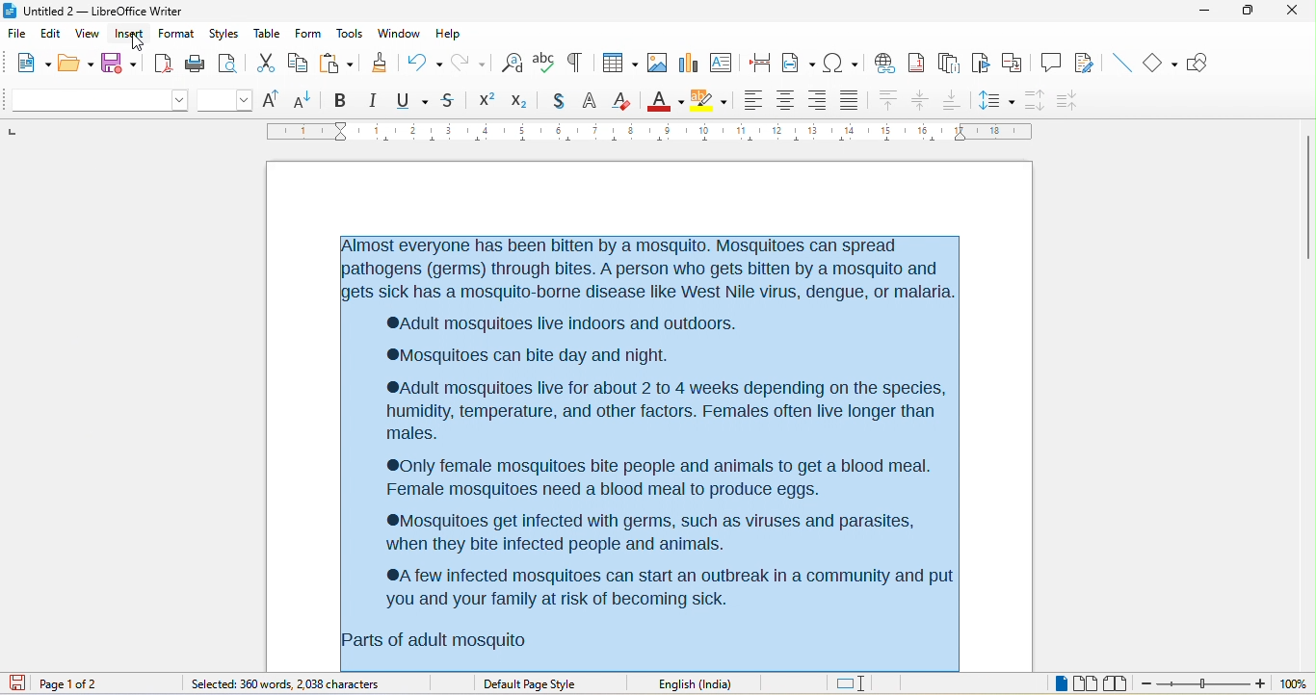 The image size is (1316, 695). Describe the element at coordinates (1200, 13) in the screenshot. I see `minimize` at that location.